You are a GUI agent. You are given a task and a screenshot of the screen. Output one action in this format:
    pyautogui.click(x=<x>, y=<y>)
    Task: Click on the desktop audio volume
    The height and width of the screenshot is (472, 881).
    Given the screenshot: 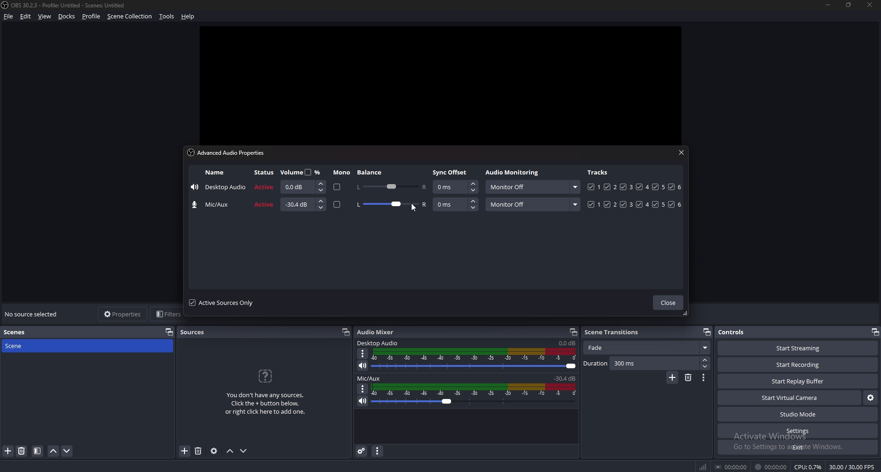 What is the action you would take?
    pyautogui.click(x=567, y=343)
    